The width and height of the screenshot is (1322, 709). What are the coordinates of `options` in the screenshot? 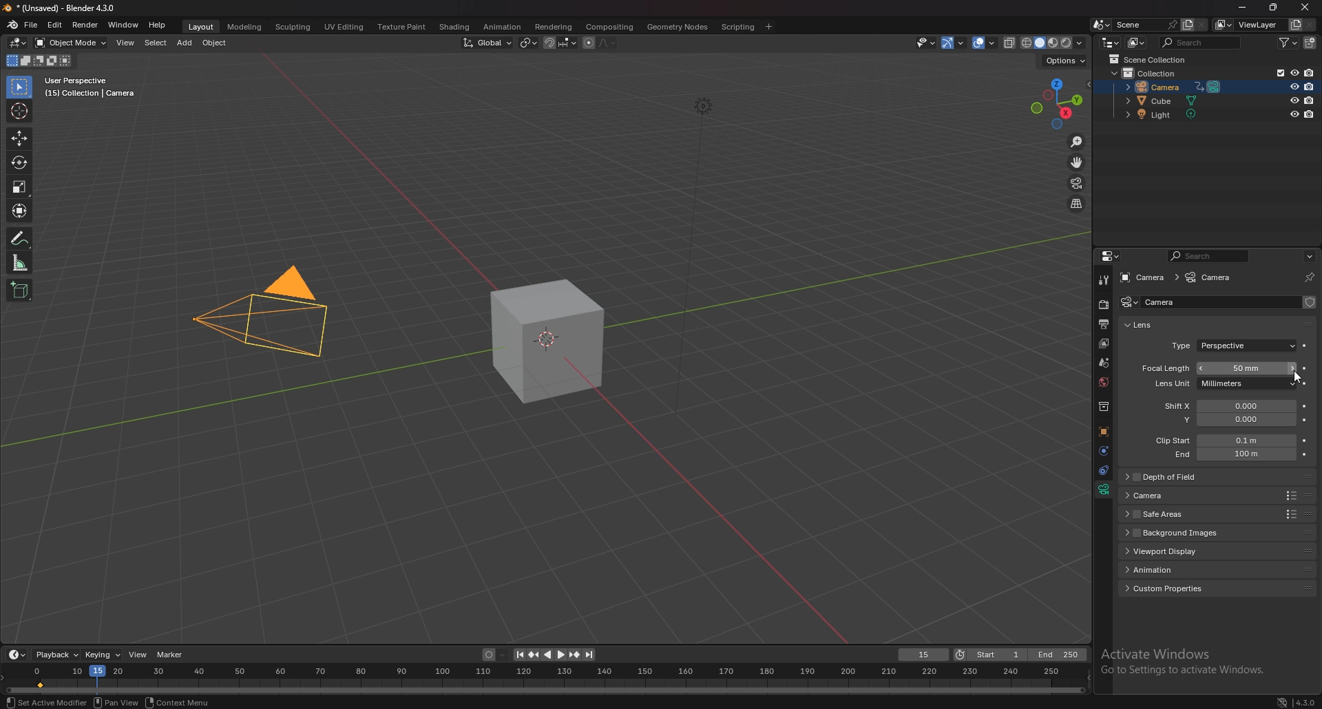 It's located at (1066, 61).